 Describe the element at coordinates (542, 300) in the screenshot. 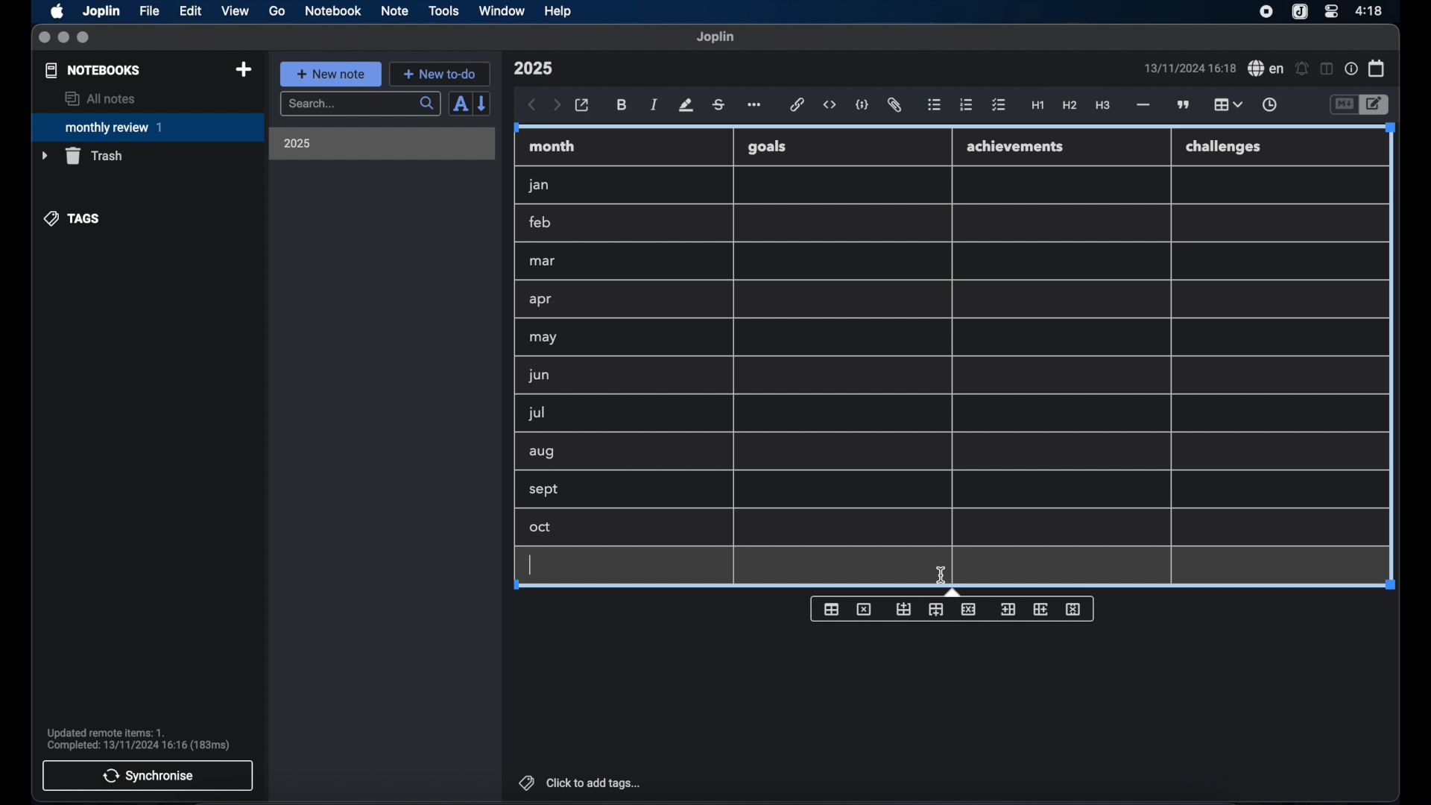

I see `apr` at that location.